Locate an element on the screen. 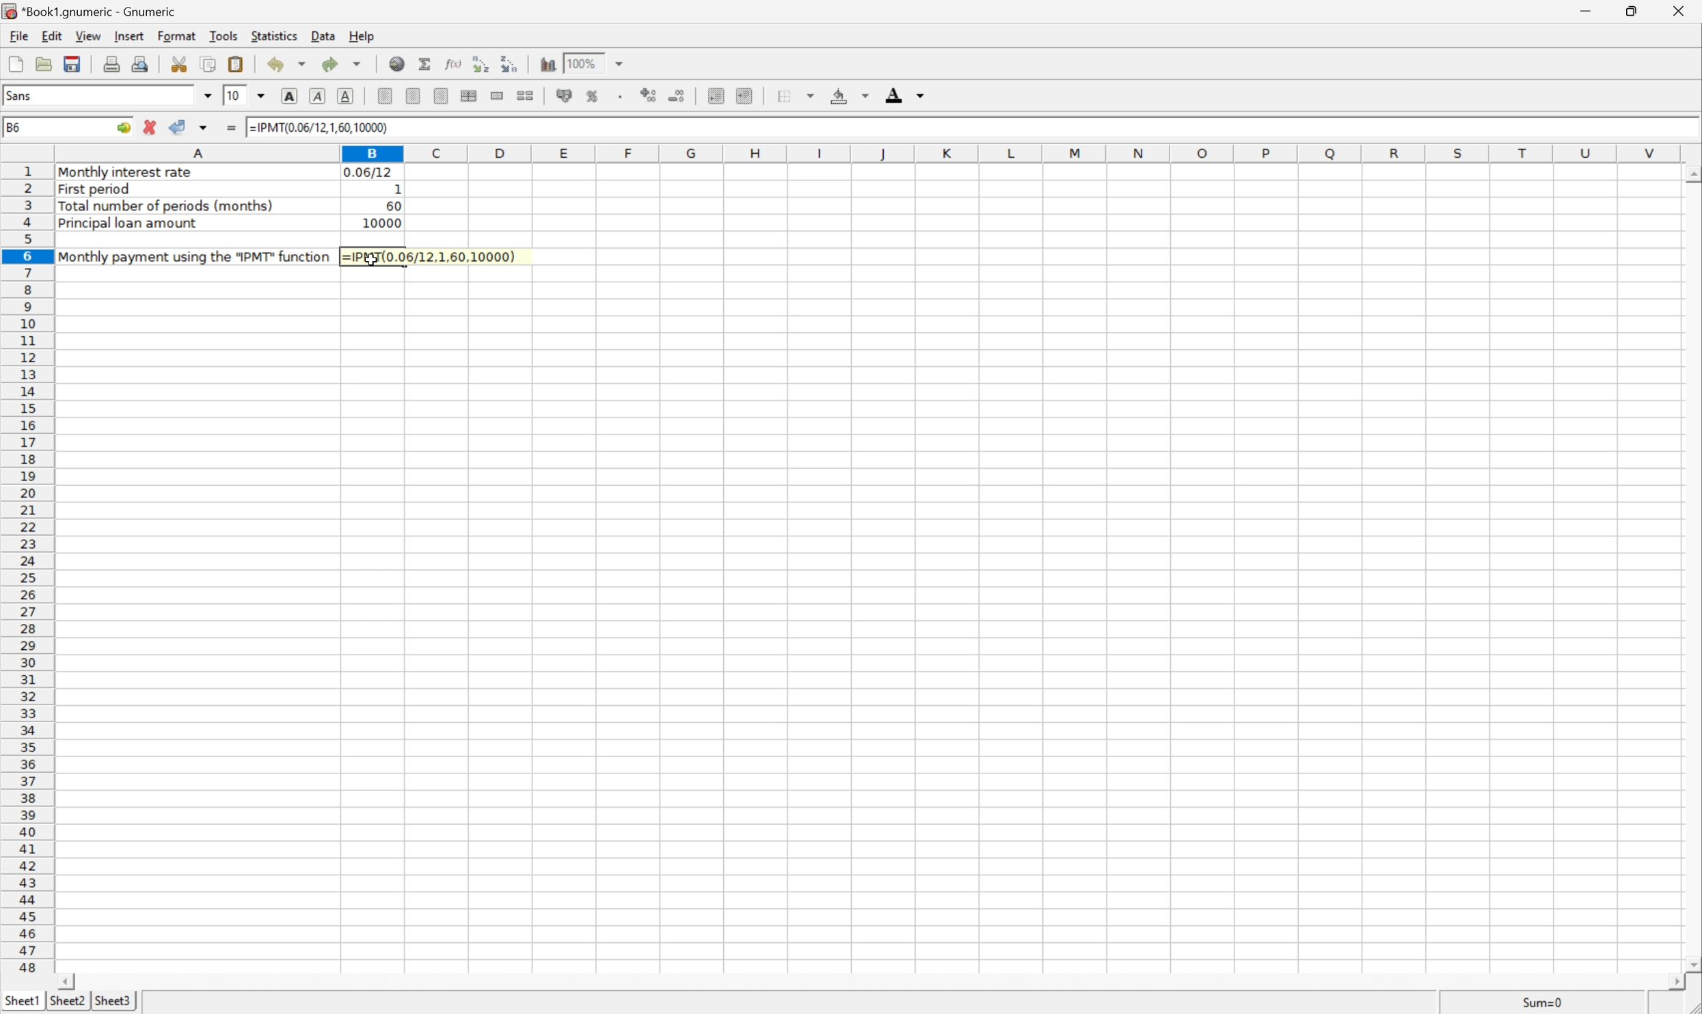 Image resolution: width=1702 pixels, height=1014 pixels. Cancel changes is located at coordinates (149, 126).